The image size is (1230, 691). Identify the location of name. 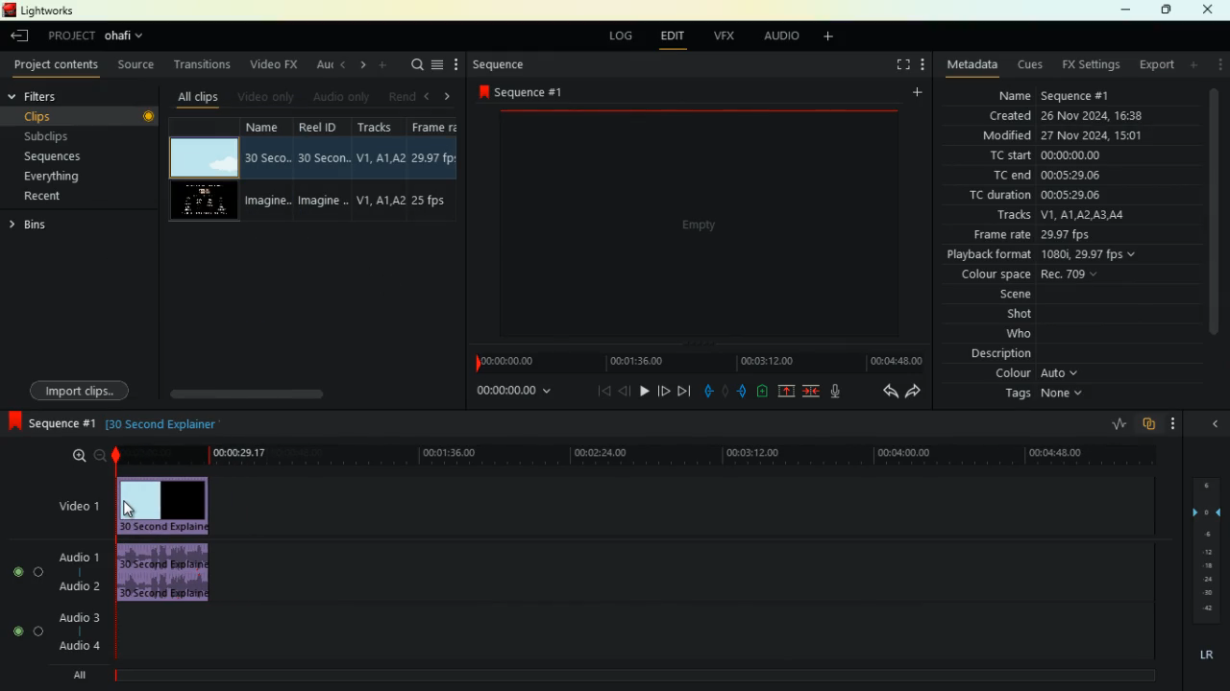
(268, 170).